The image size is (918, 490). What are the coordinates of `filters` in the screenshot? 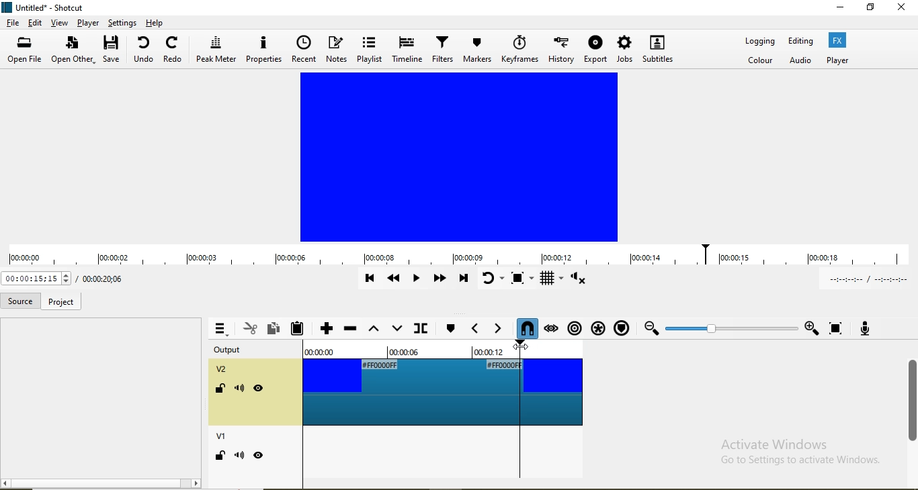 It's located at (441, 48).